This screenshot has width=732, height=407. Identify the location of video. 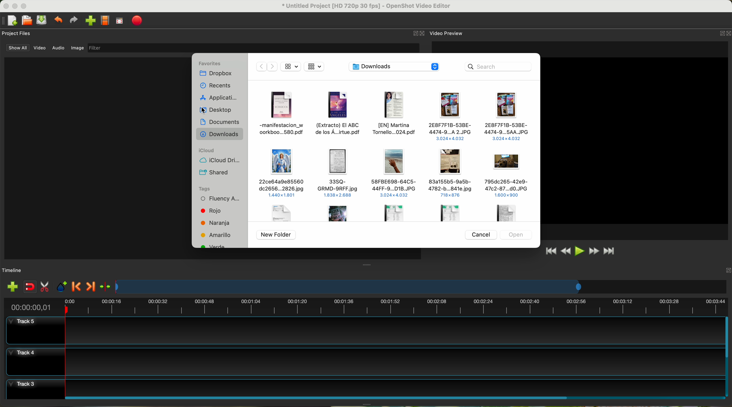
(40, 48).